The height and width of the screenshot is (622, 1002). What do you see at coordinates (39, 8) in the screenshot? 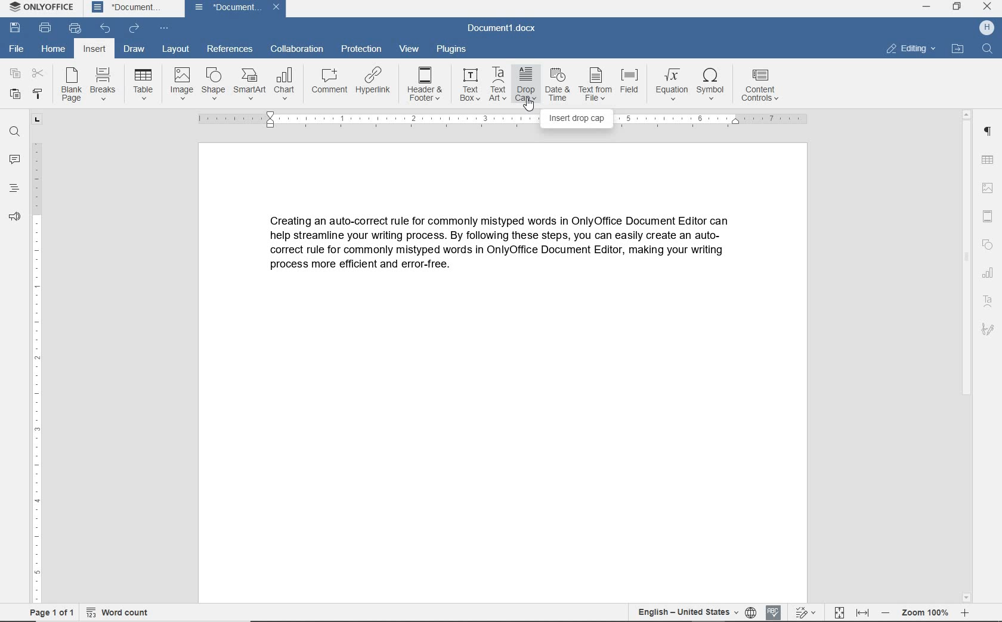
I see `system name` at bounding box center [39, 8].